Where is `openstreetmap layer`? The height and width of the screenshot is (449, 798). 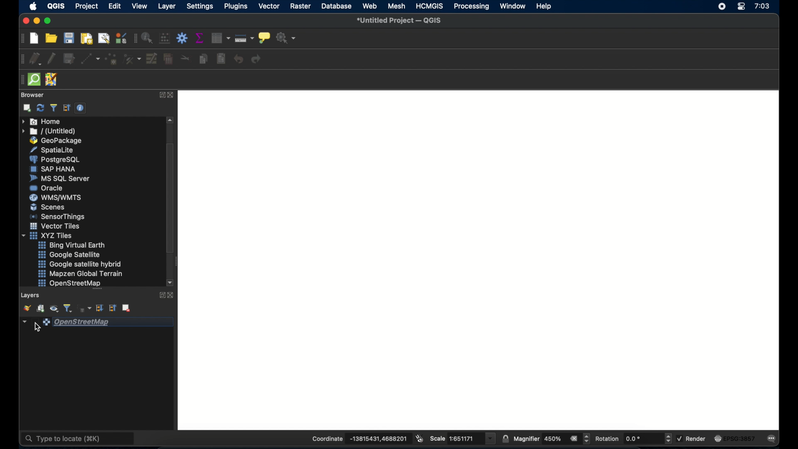
openstreetmap layer is located at coordinates (98, 322).